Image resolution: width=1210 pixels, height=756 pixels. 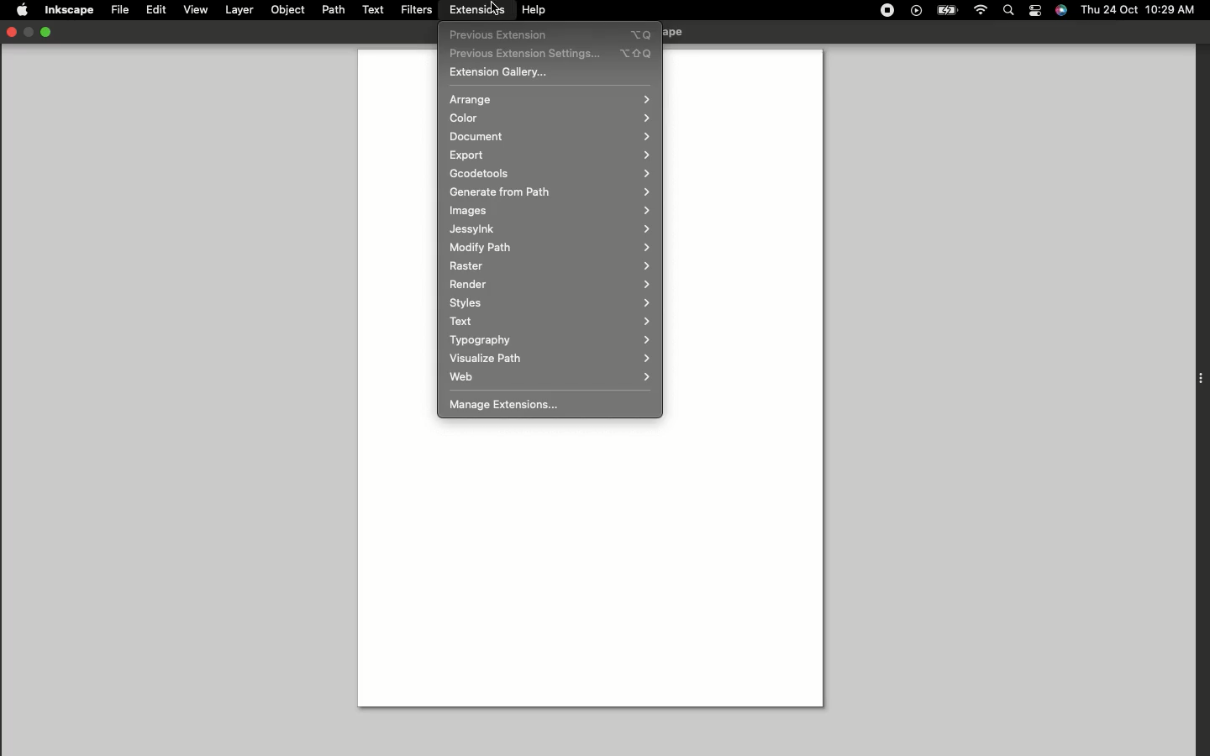 What do you see at coordinates (13, 34) in the screenshot?
I see `Close` at bounding box center [13, 34].